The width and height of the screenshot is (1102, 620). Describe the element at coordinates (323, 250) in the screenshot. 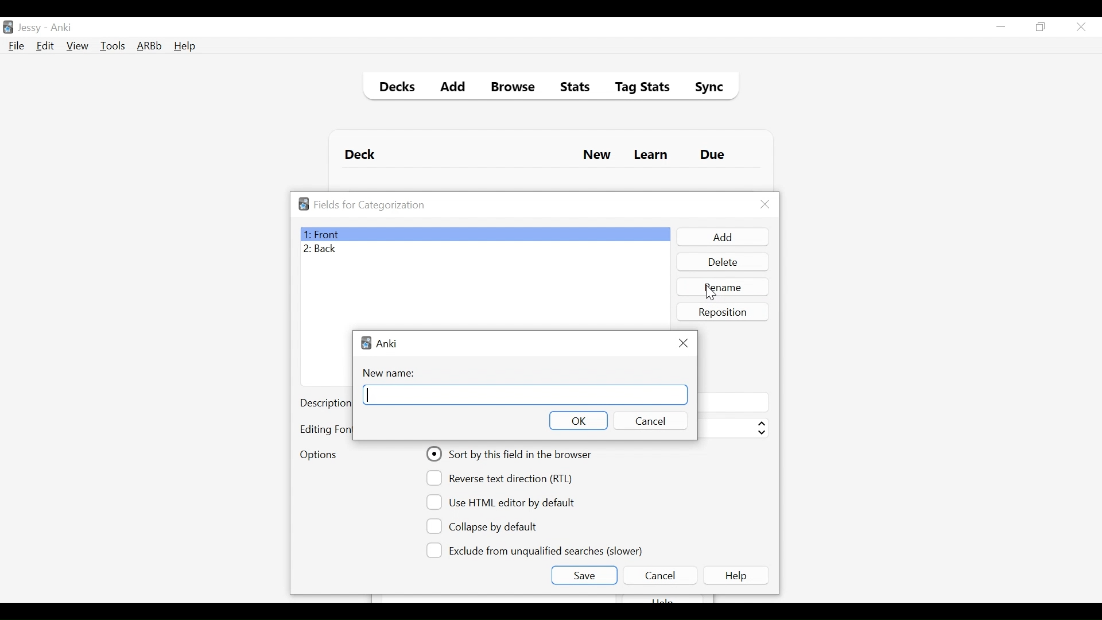

I see `Back` at that location.